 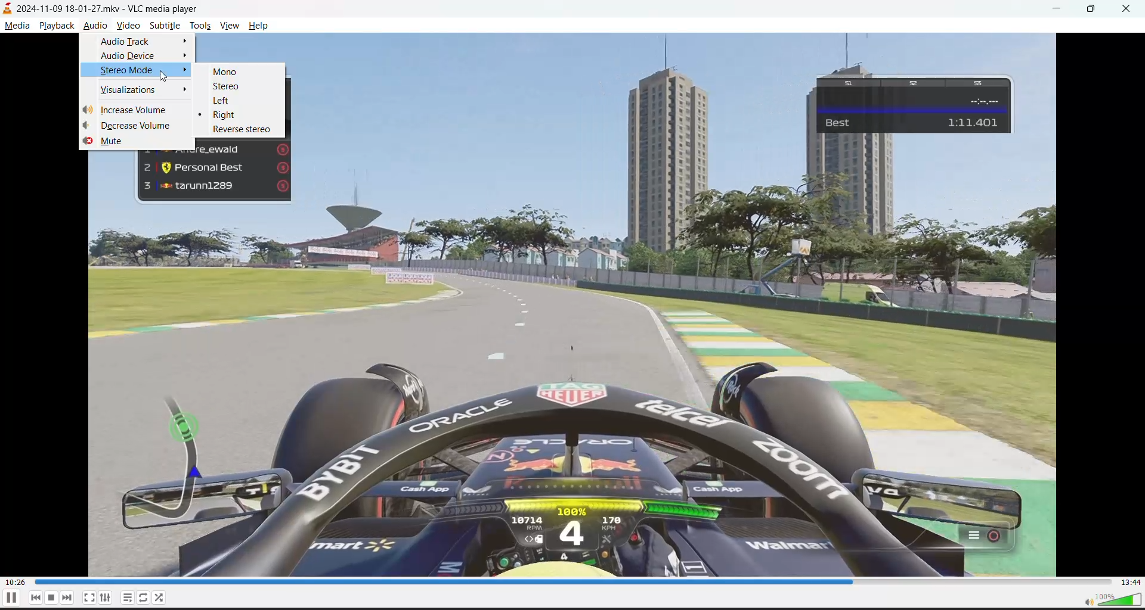 I want to click on mute, so click(x=109, y=142).